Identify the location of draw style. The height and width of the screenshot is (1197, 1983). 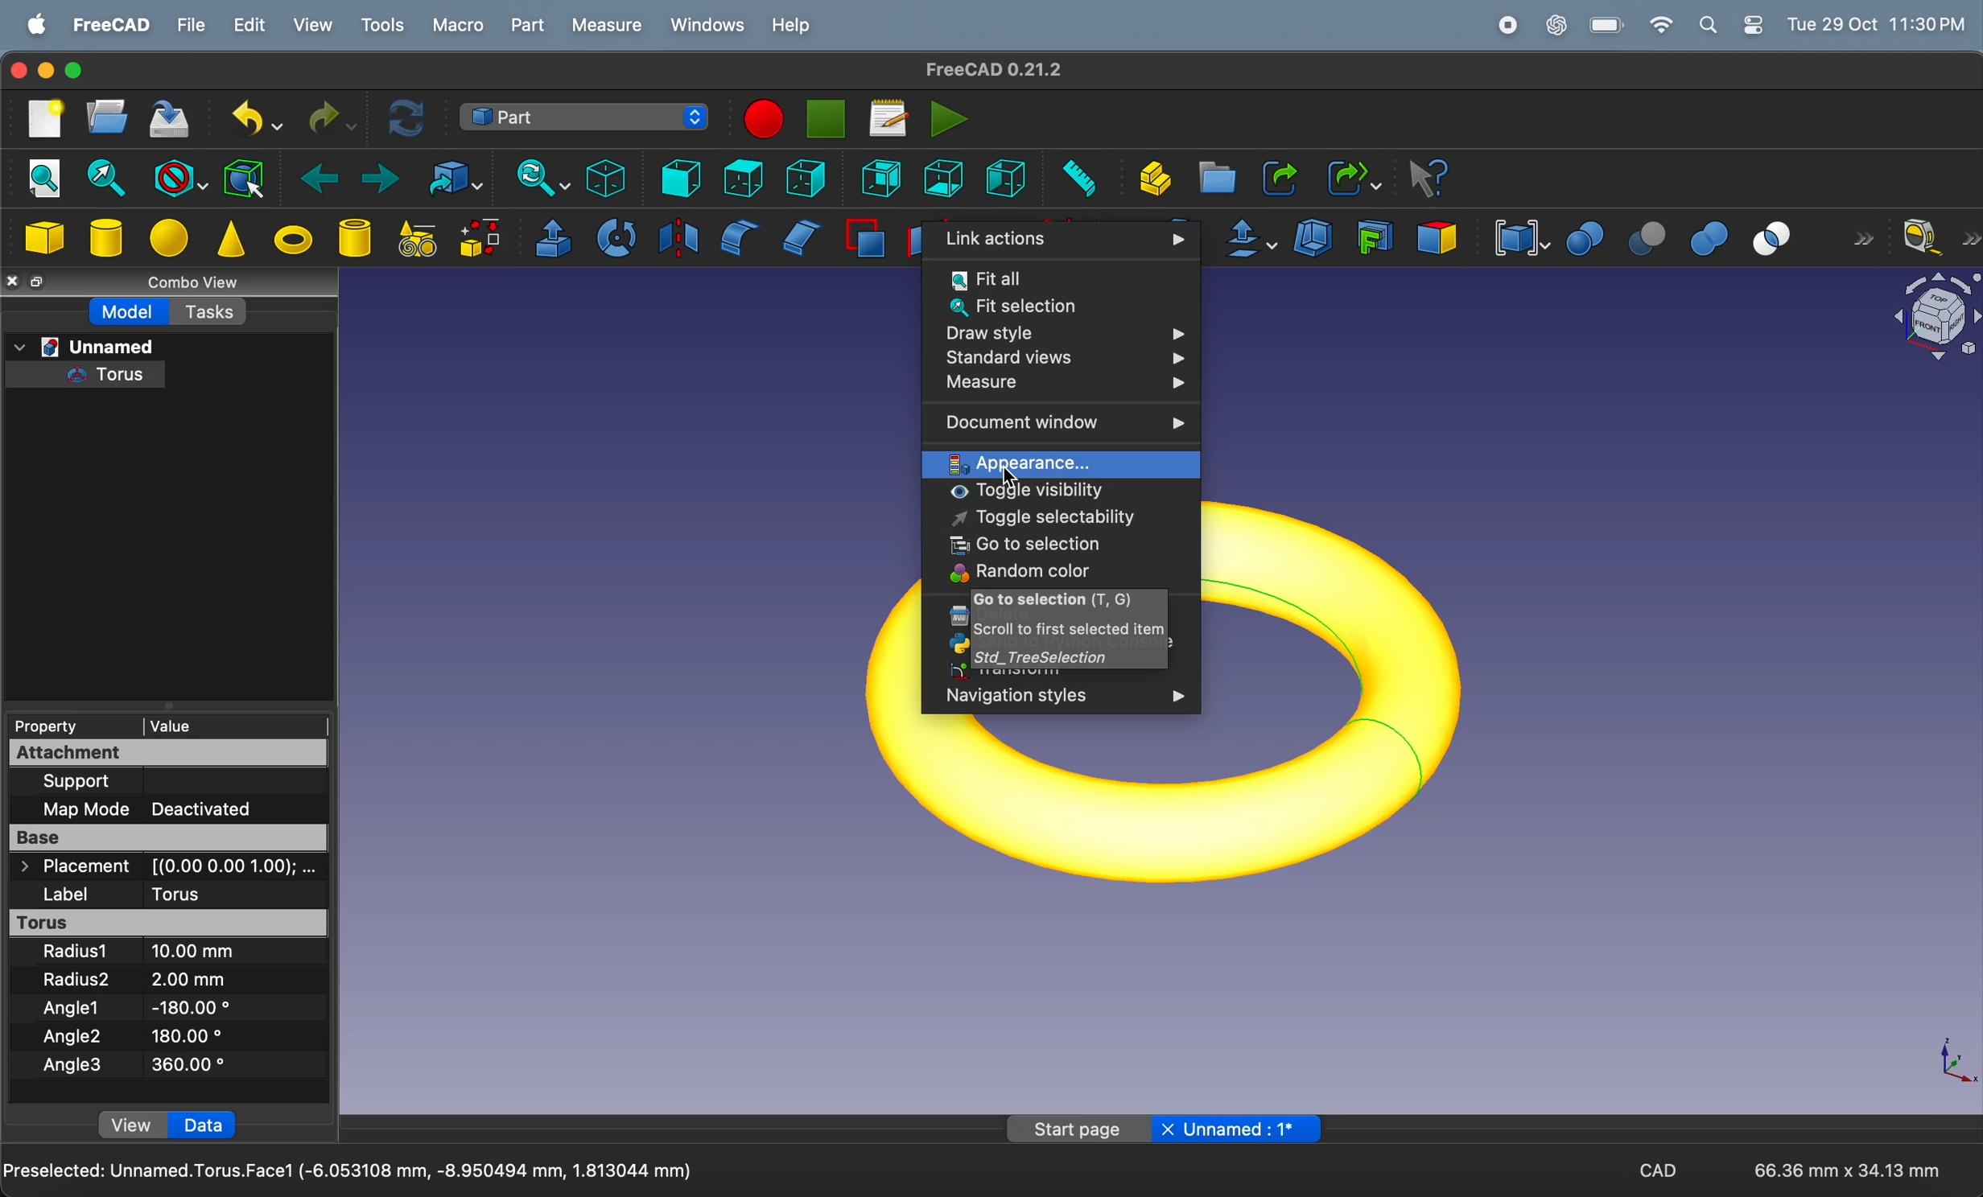
(1060, 335).